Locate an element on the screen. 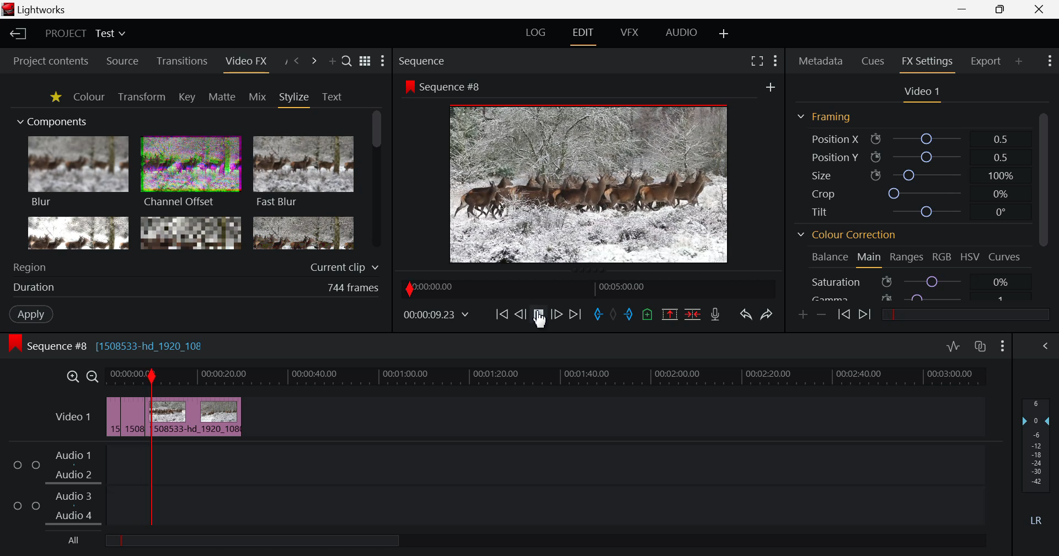  Sequence #8 is located at coordinates (444, 86).